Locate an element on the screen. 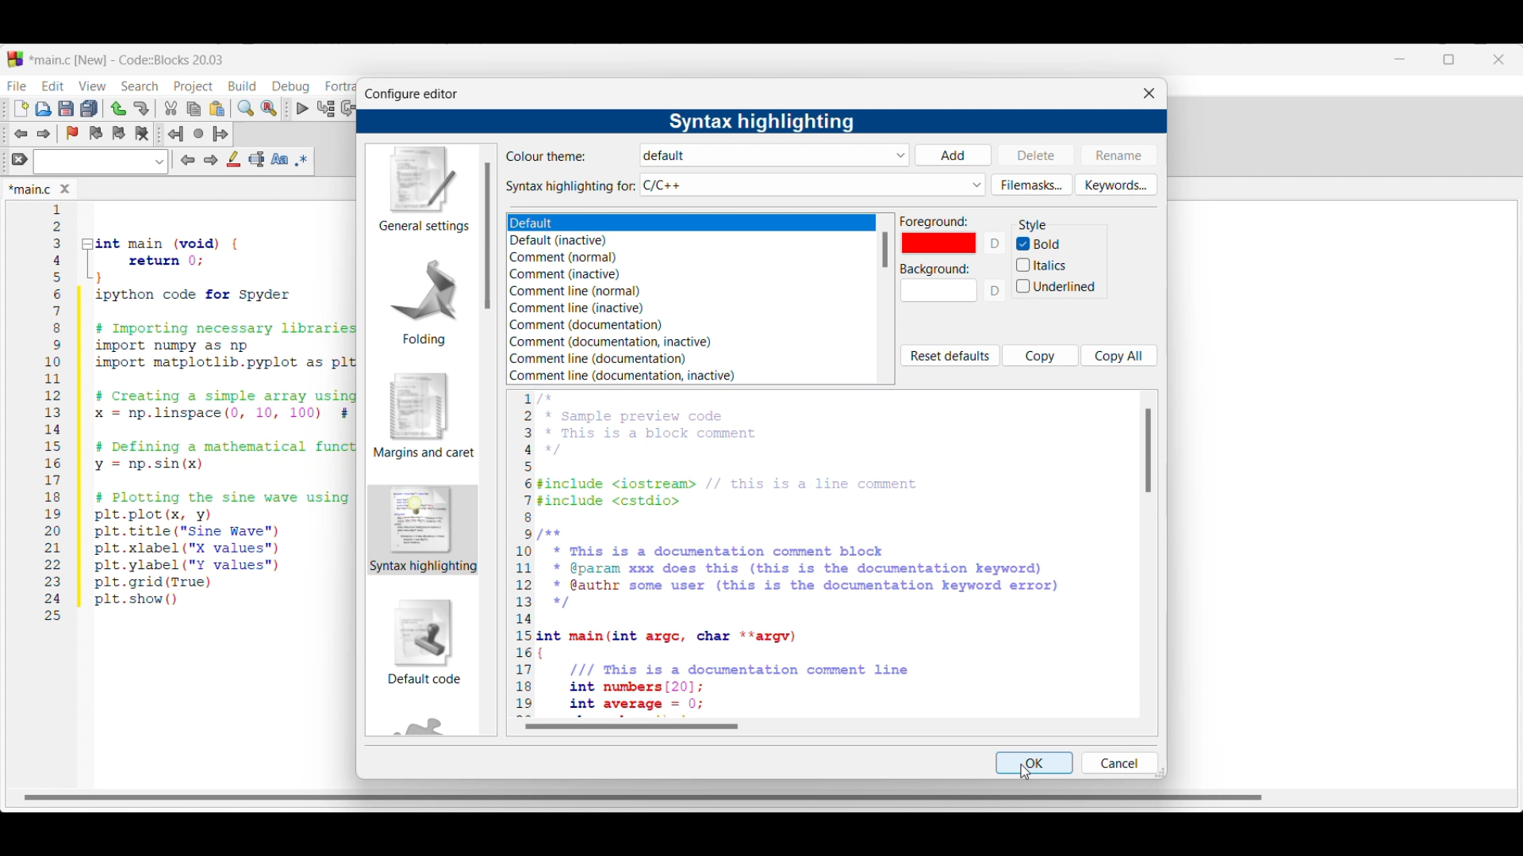 Image resolution: width=1523 pixels, height=856 pixels. Match case is located at coordinates (279, 159).